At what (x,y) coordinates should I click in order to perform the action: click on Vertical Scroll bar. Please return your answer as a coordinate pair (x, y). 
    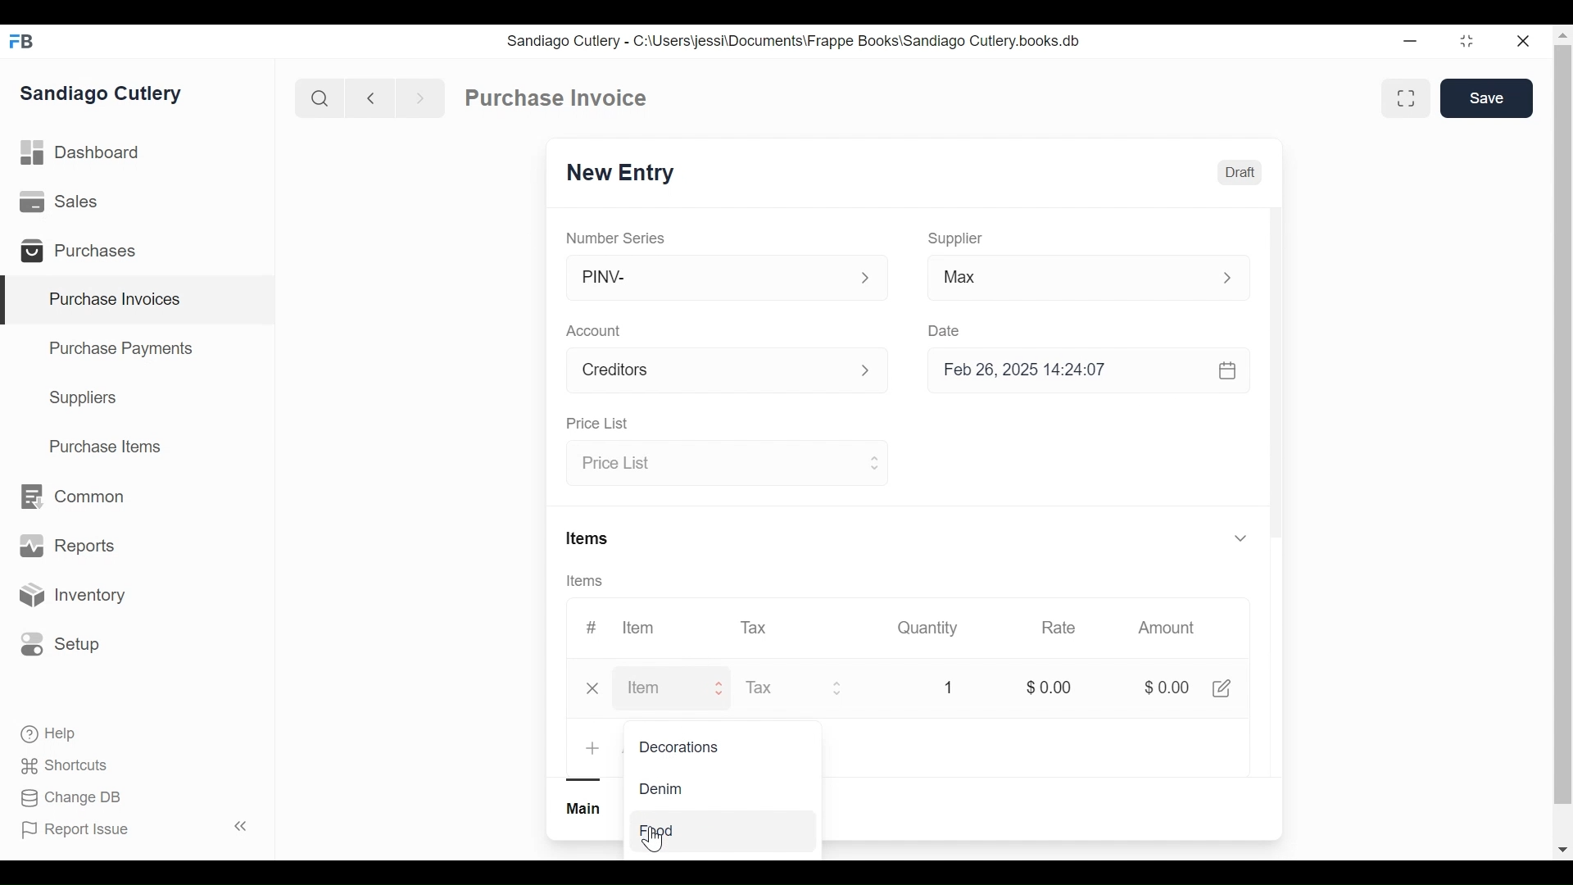
    Looking at the image, I should click on (1276, 387).